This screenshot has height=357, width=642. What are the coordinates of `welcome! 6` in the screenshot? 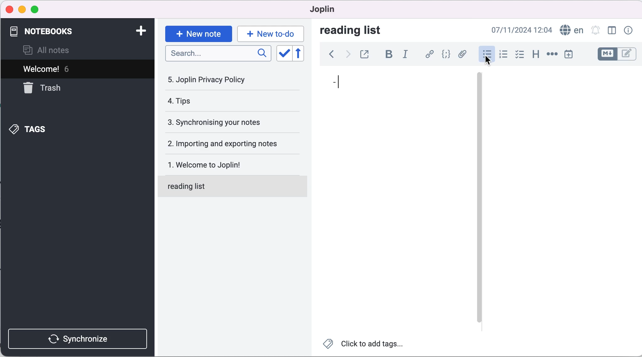 It's located at (70, 69).